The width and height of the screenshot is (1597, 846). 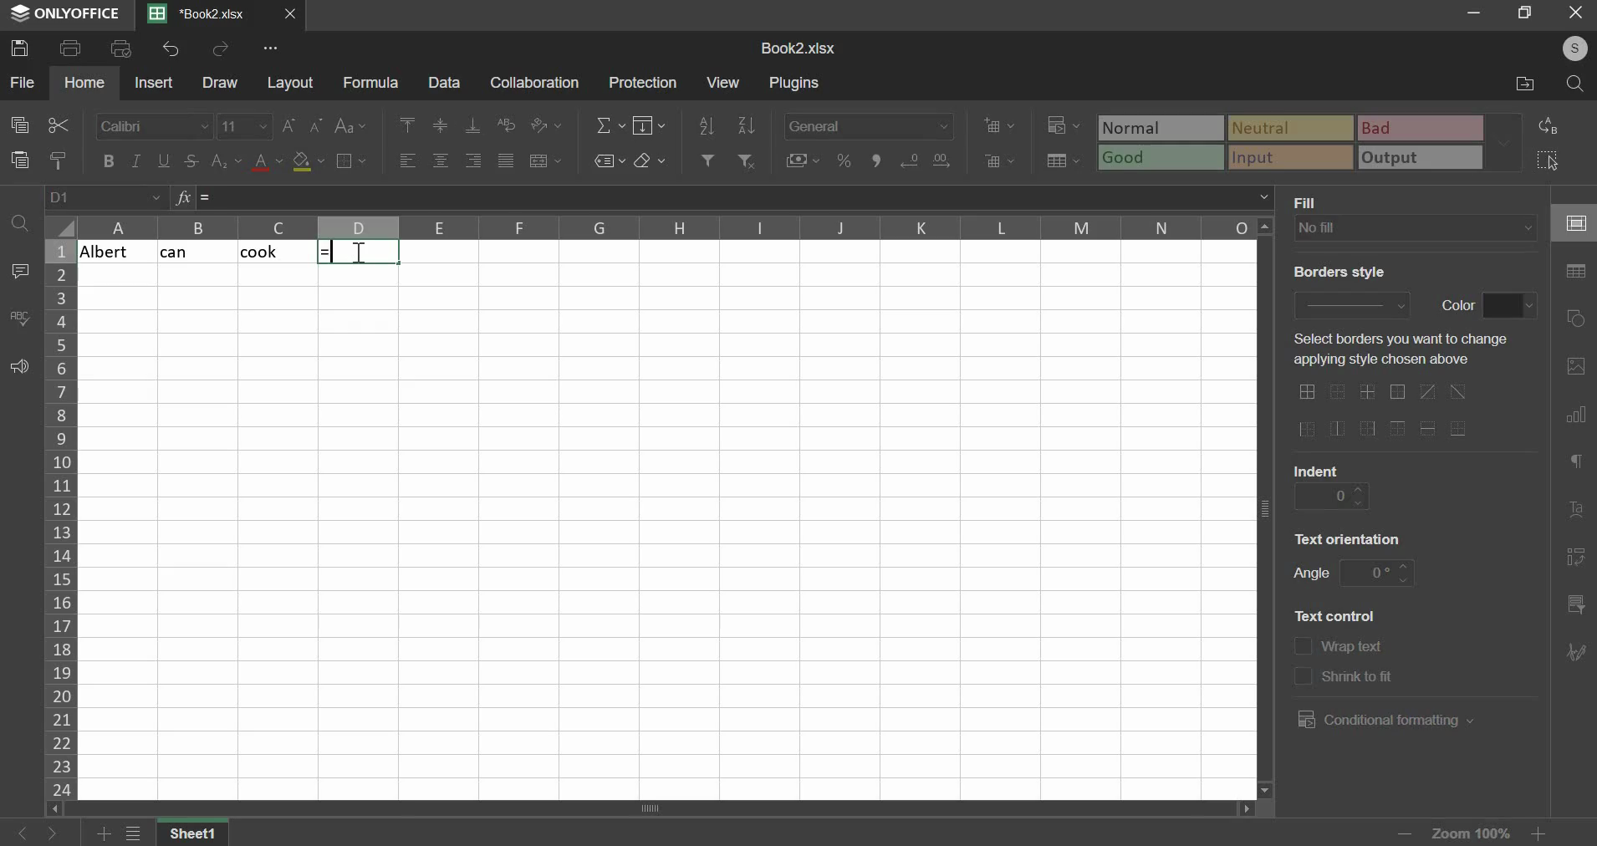 I want to click on sort ascending, so click(x=707, y=123).